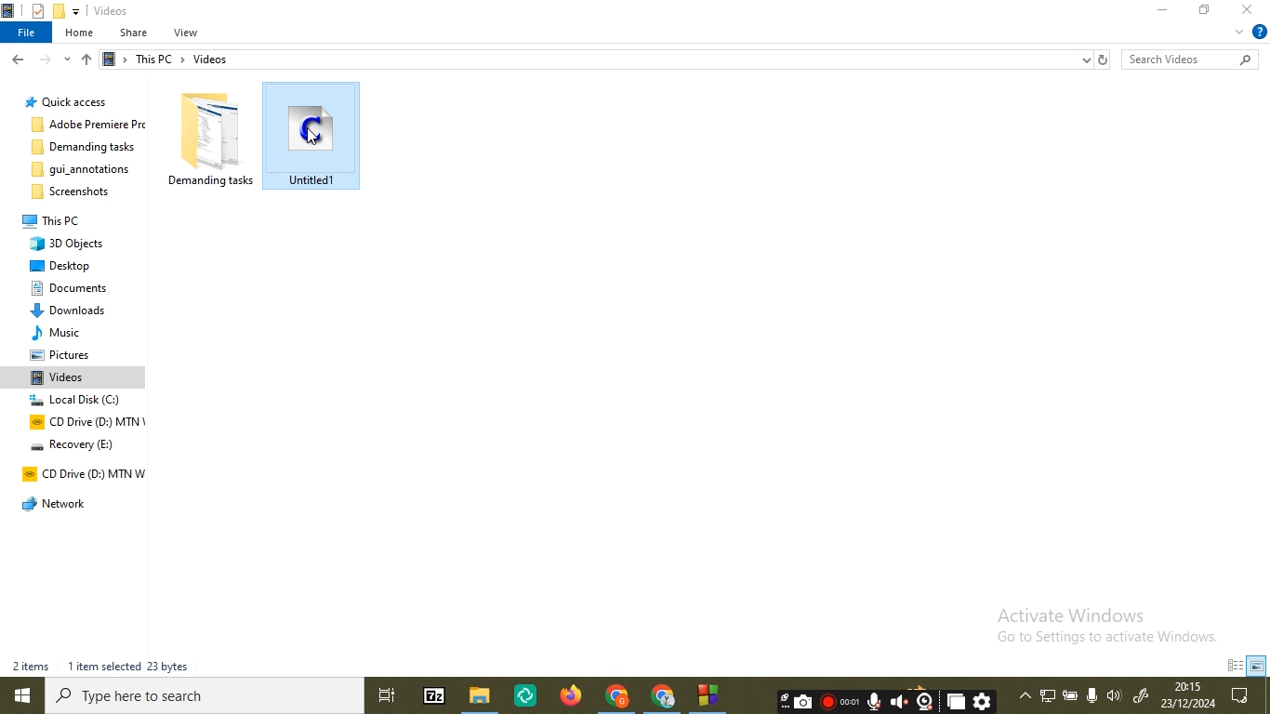  What do you see at coordinates (603, 58) in the screenshot?
I see `file path` at bounding box center [603, 58].